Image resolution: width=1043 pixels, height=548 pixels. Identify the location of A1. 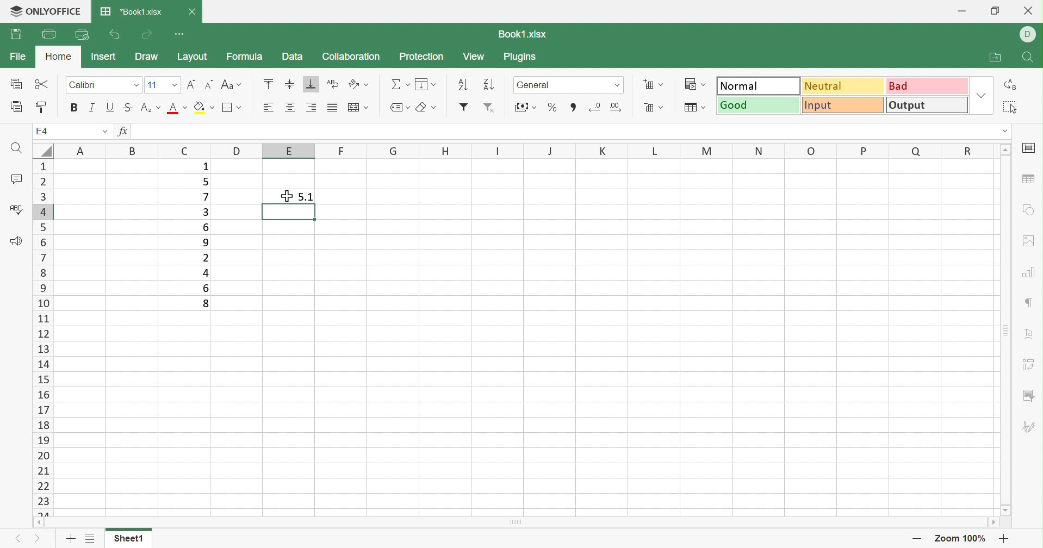
(43, 131).